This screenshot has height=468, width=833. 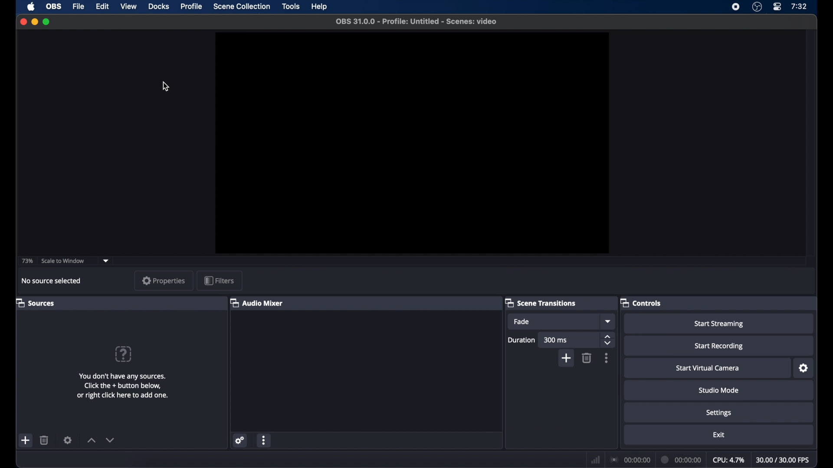 I want to click on close, so click(x=24, y=21).